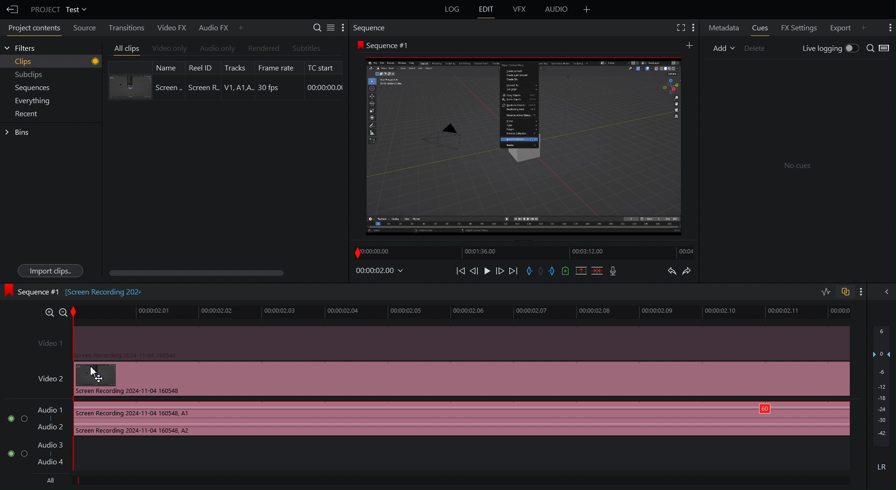  I want to click on More, so click(695, 28).